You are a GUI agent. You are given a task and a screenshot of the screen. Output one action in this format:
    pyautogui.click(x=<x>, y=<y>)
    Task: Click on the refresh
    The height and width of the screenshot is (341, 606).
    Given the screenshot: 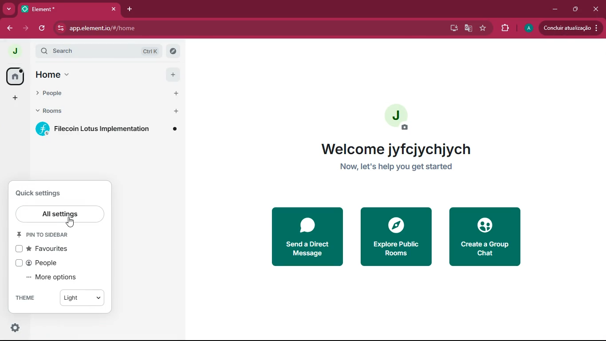 What is the action you would take?
    pyautogui.click(x=43, y=28)
    